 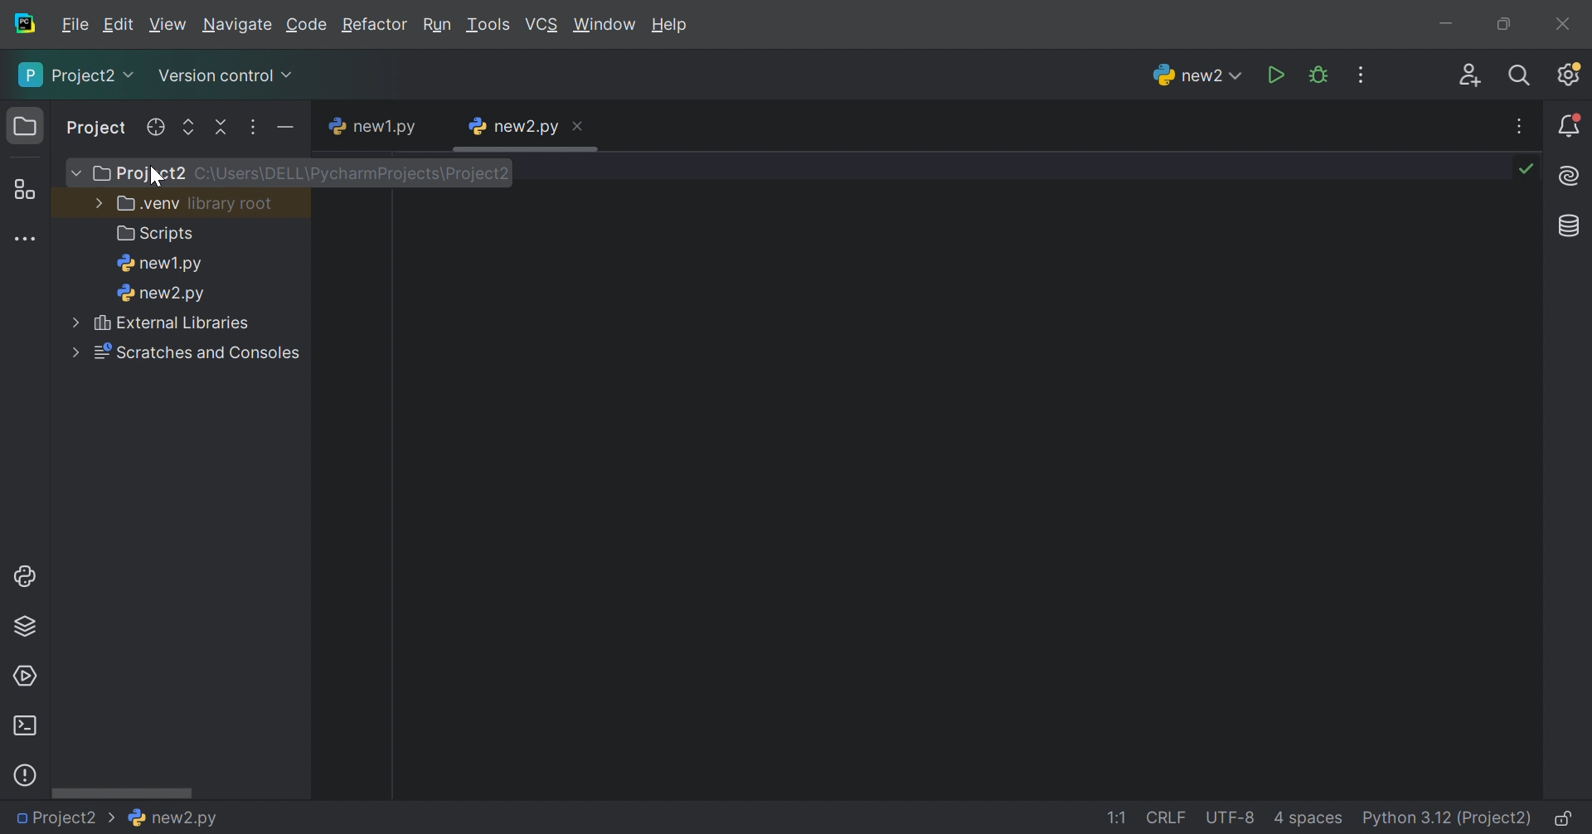 I want to click on Updates available, so click(x=1567, y=75).